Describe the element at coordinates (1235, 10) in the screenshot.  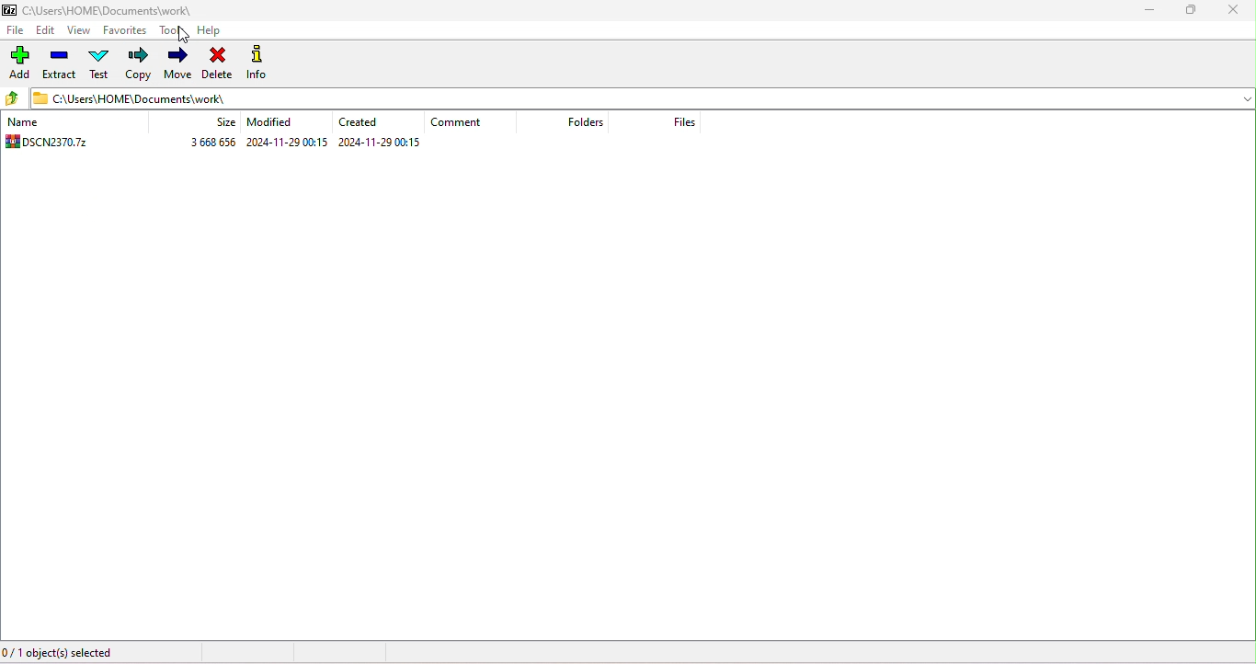
I see `close` at that location.